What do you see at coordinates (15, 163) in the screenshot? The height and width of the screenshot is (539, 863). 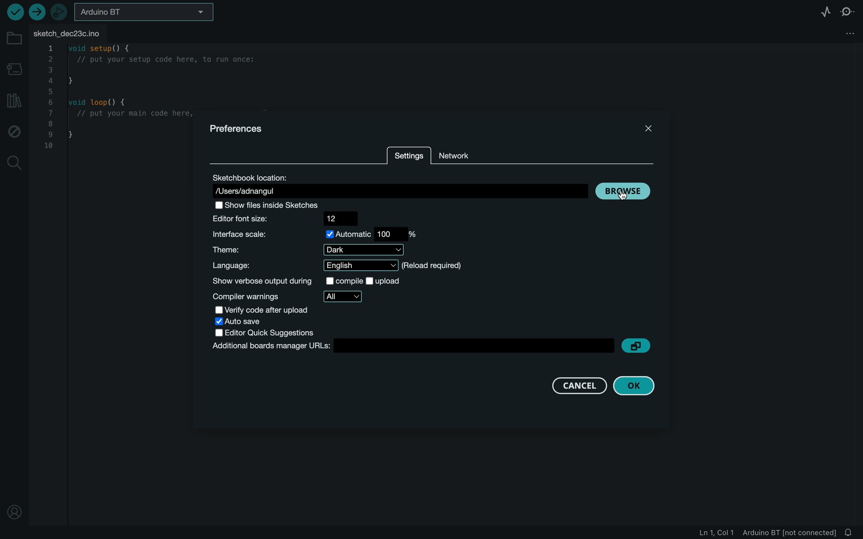 I see `search` at bounding box center [15, 163].